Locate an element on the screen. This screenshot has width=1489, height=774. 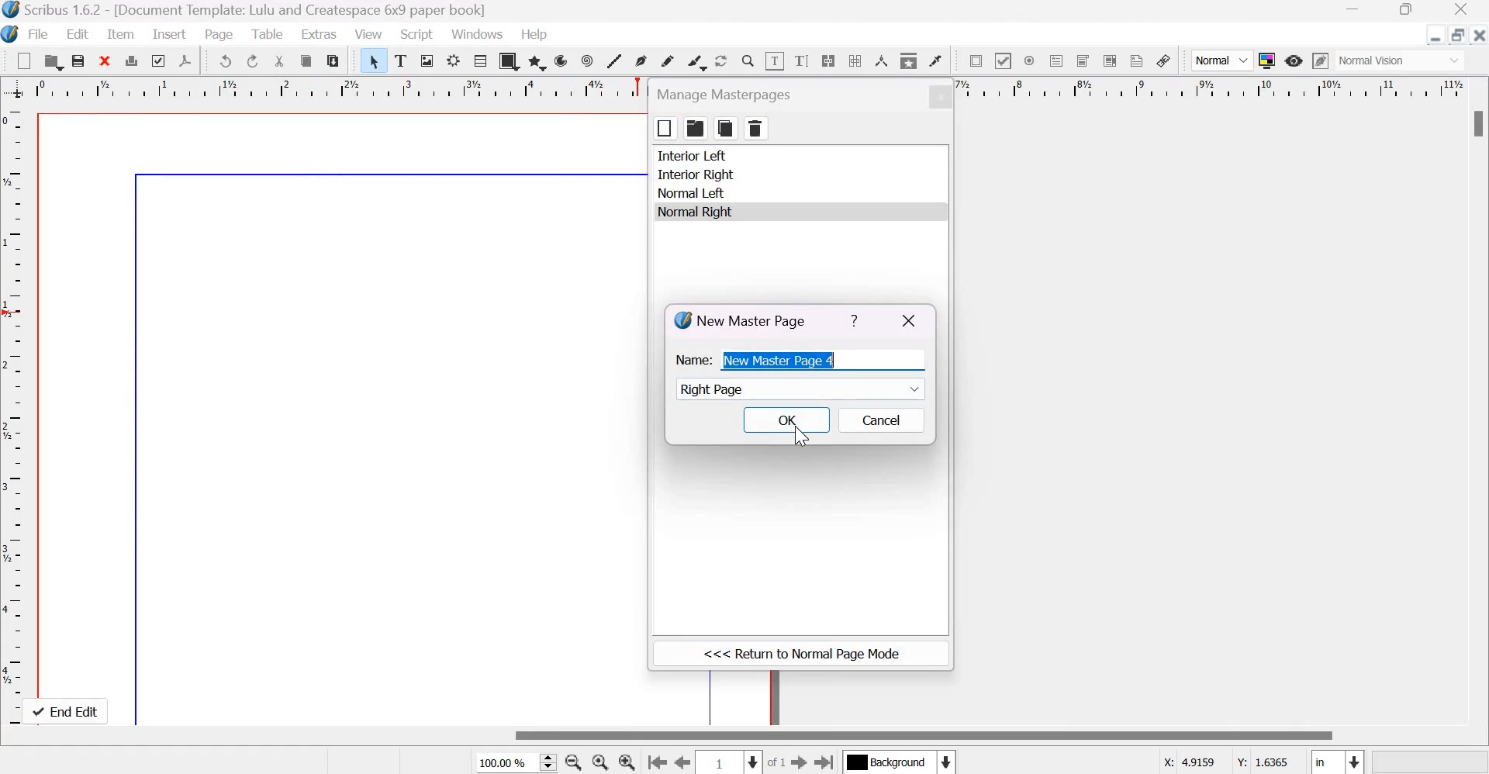
interior left is located at coordinates (696, 155).